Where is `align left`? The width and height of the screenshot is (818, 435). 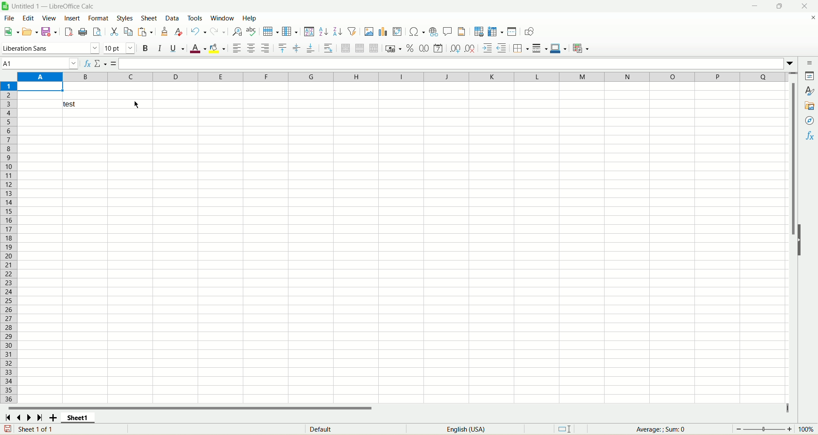 align left is located at coordinates (266, 48).